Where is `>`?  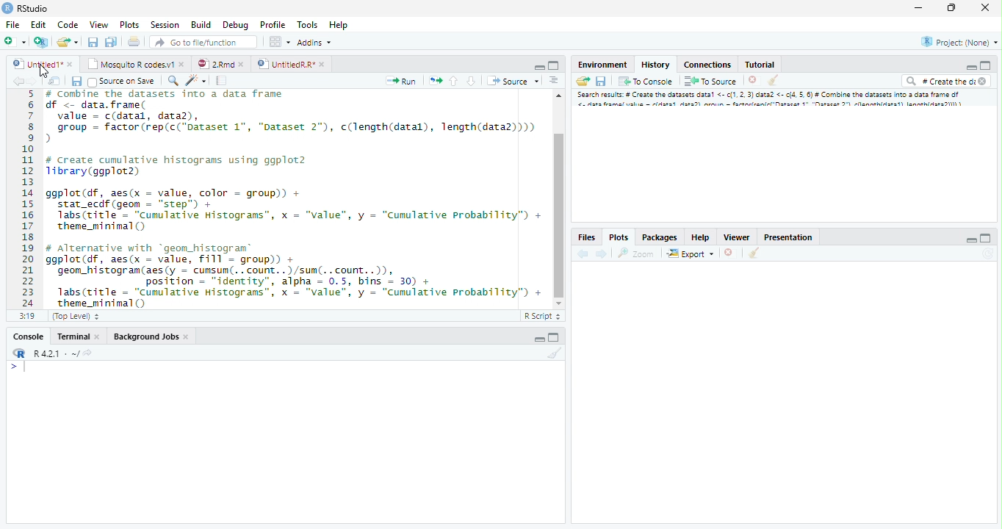
> is located at coordinates (11, 368).